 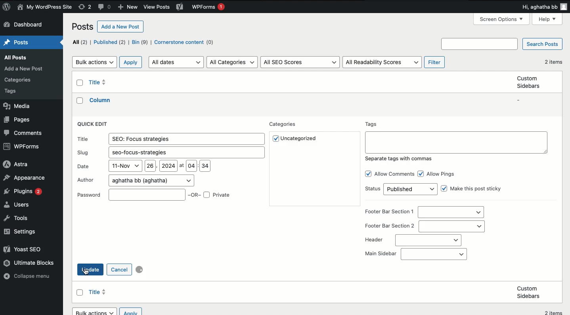 What do you see at coordinates (382, 63) in the screenshot?
I see `All readability scores` at bounding box center [382, 63].